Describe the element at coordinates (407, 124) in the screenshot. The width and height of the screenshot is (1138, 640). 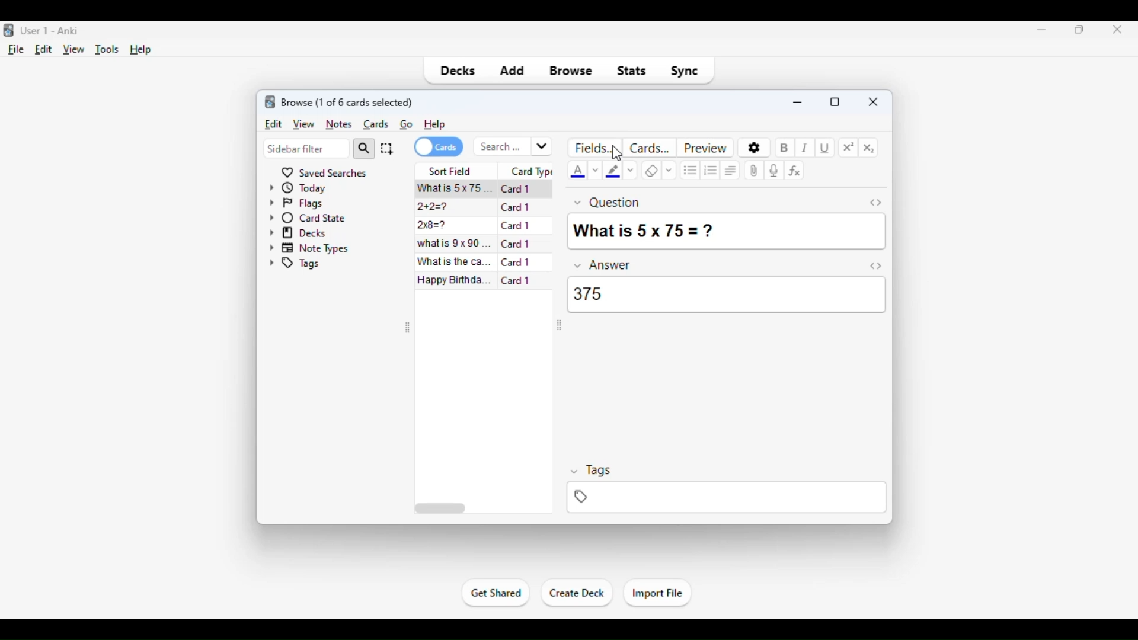
I see `go` at that location.